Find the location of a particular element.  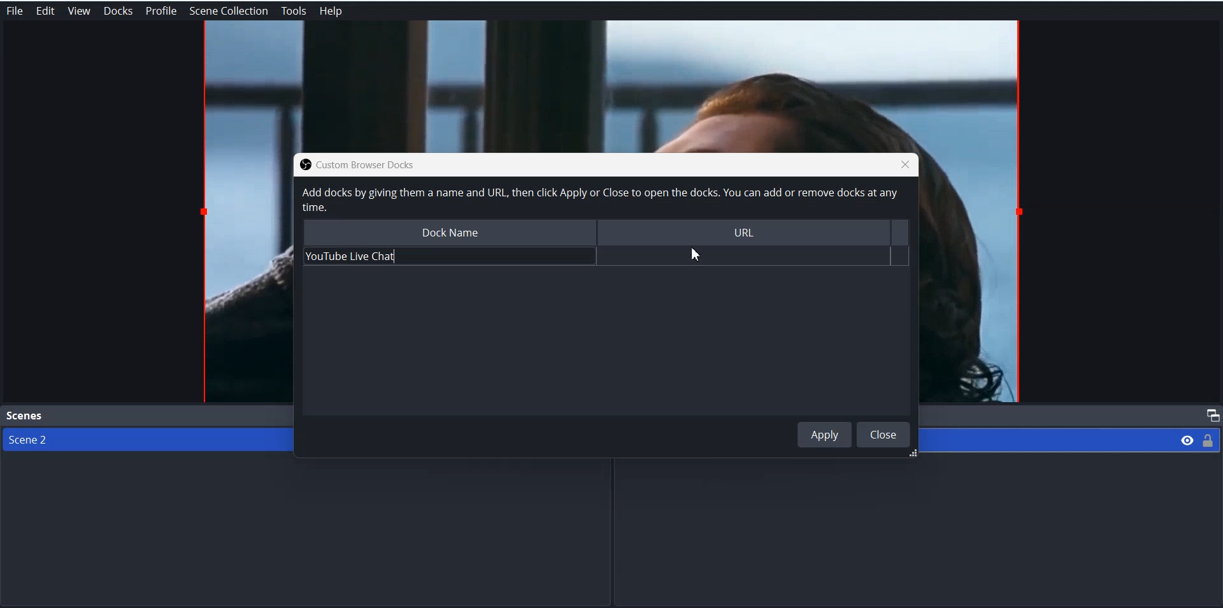

File is located at coordinates (14, 11).